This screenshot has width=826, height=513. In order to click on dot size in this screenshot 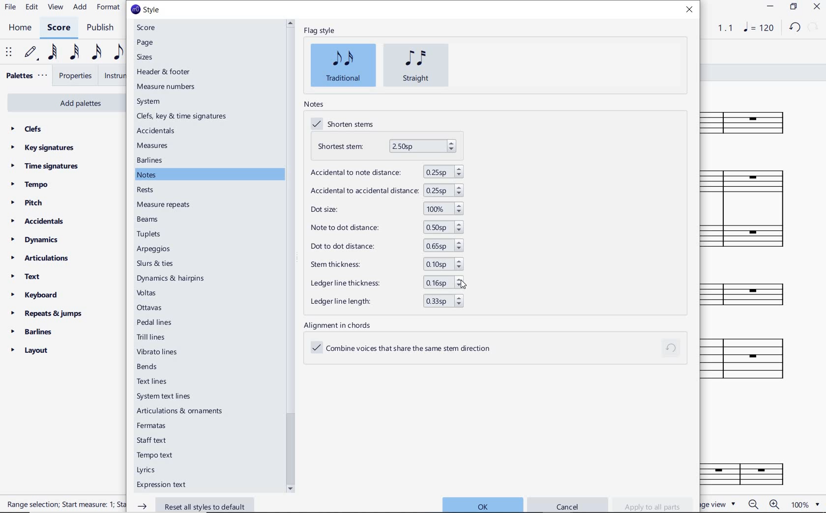, I will do `click(386, 209)`.